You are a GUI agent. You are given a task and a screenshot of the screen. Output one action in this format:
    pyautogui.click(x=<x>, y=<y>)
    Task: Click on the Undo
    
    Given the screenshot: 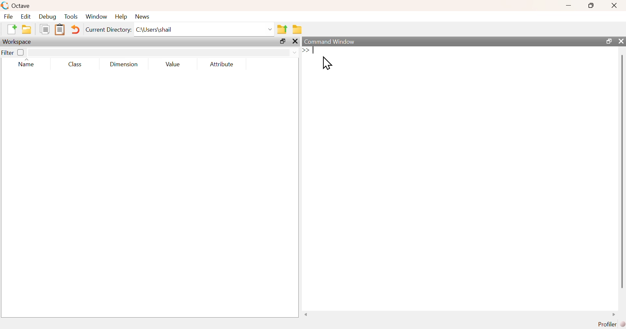 What is the action you would take?
    pyautogui.click(x=74, y=29)
    